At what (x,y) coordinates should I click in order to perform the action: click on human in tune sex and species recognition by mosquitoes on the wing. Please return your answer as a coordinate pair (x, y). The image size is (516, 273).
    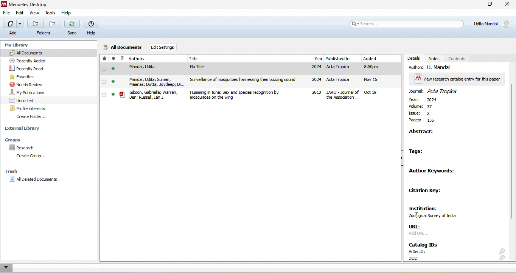
    Looking at the image, I should click on (246, 95).